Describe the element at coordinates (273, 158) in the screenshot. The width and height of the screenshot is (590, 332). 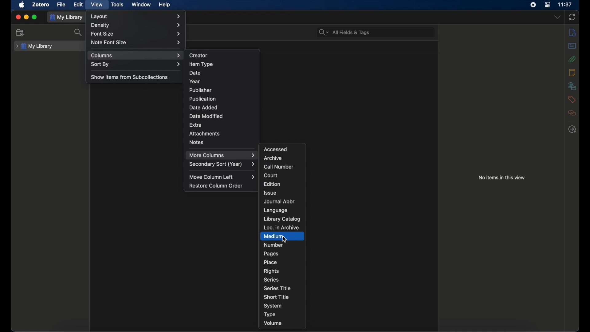
I see `archive` at that location.